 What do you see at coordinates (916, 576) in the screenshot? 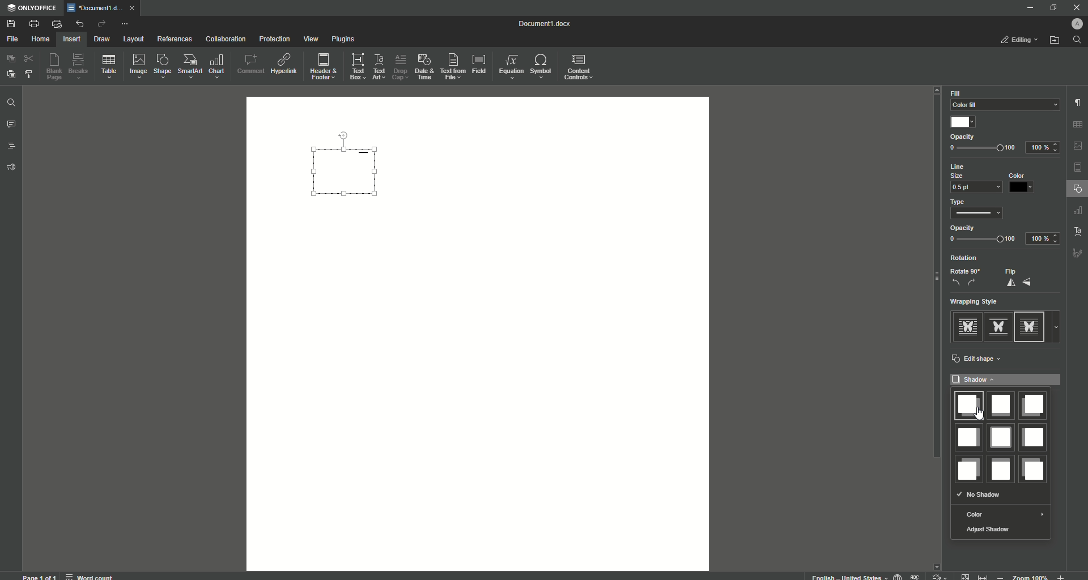
I see `spell checking` at bounding box center [916, 576].